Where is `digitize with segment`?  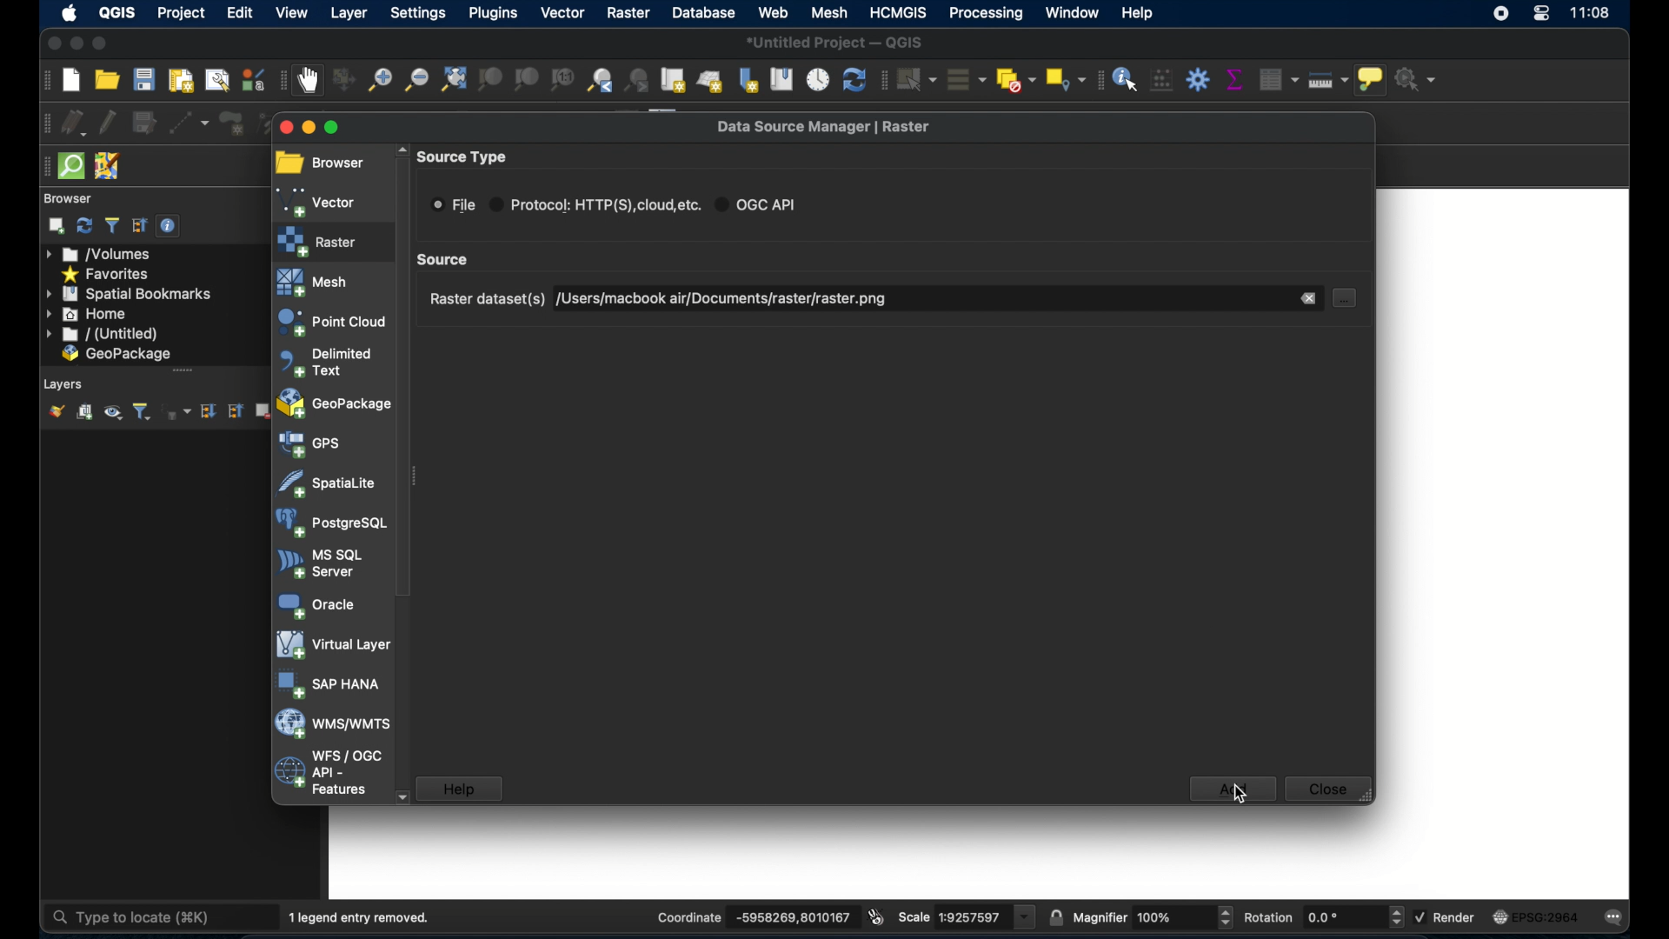 digitize with segment is located at coordinates (190, 123).